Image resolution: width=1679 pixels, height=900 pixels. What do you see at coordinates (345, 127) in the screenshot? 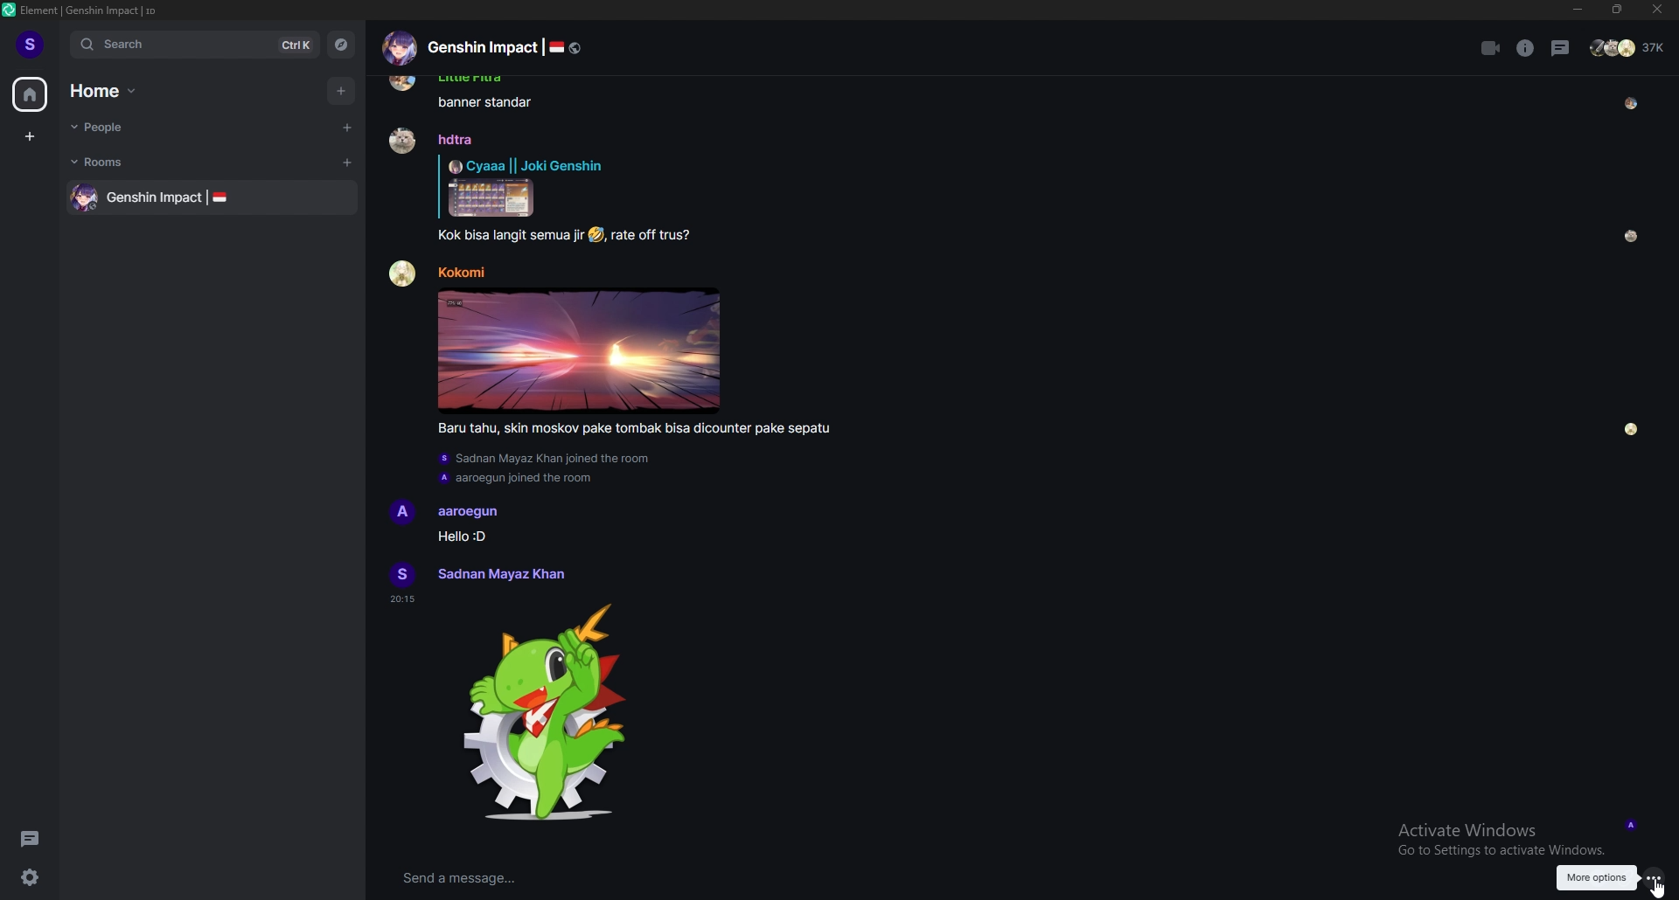
I see `start chat` at bounding box center [345, 127].